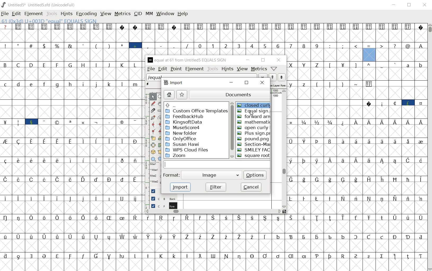  Describe the element at coordinates (138, 13) in the screenshot. I see `cid` at that location.